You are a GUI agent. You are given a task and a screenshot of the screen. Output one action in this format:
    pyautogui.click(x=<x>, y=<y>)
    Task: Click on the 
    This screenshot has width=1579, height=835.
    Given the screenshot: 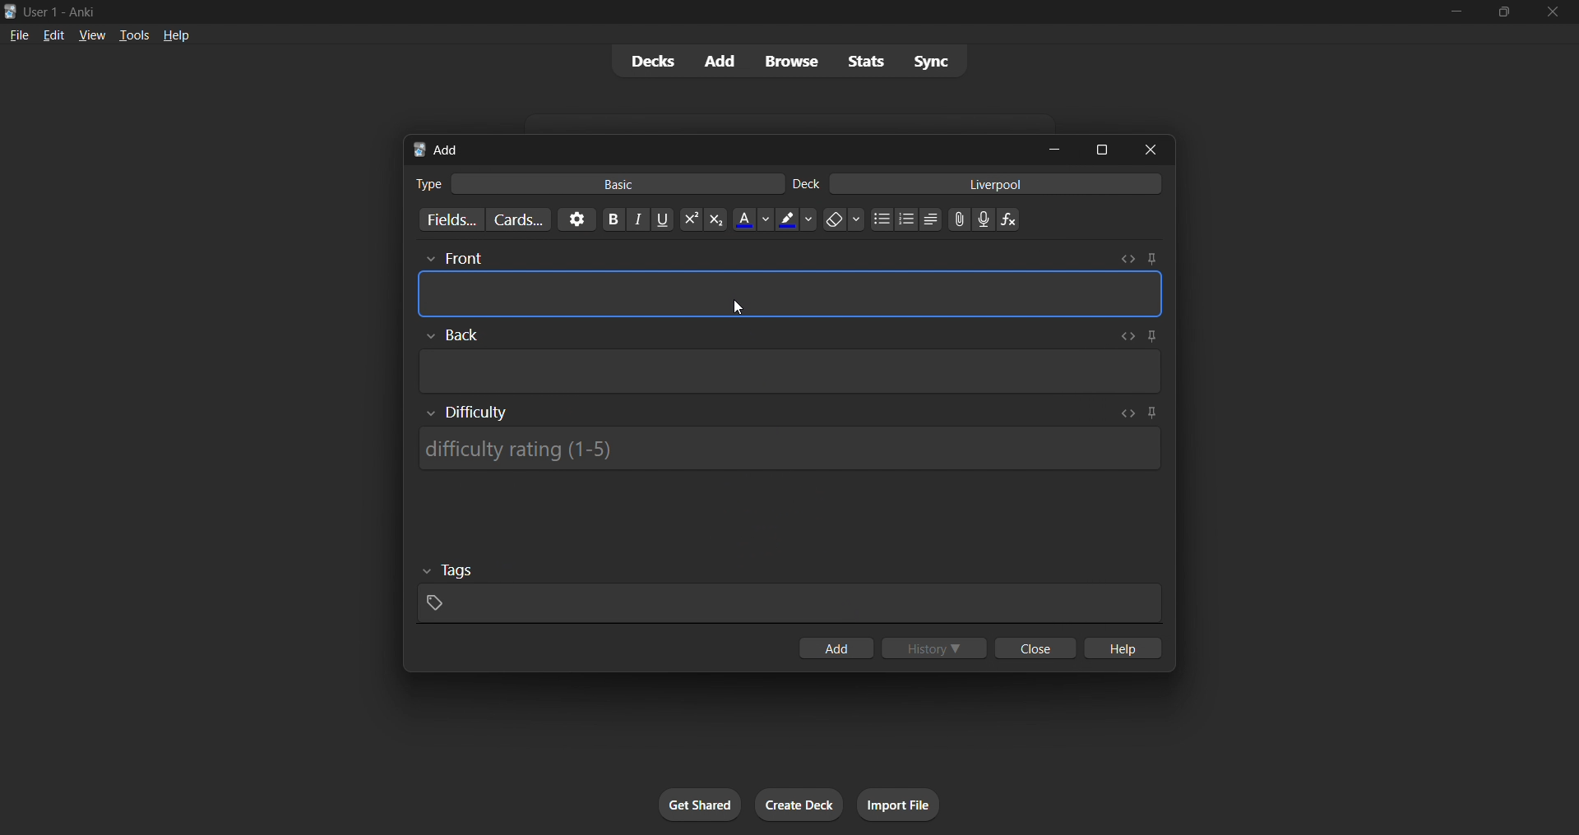 What is the action you would take?
    pyautogui.click(x=452, y=335)
    